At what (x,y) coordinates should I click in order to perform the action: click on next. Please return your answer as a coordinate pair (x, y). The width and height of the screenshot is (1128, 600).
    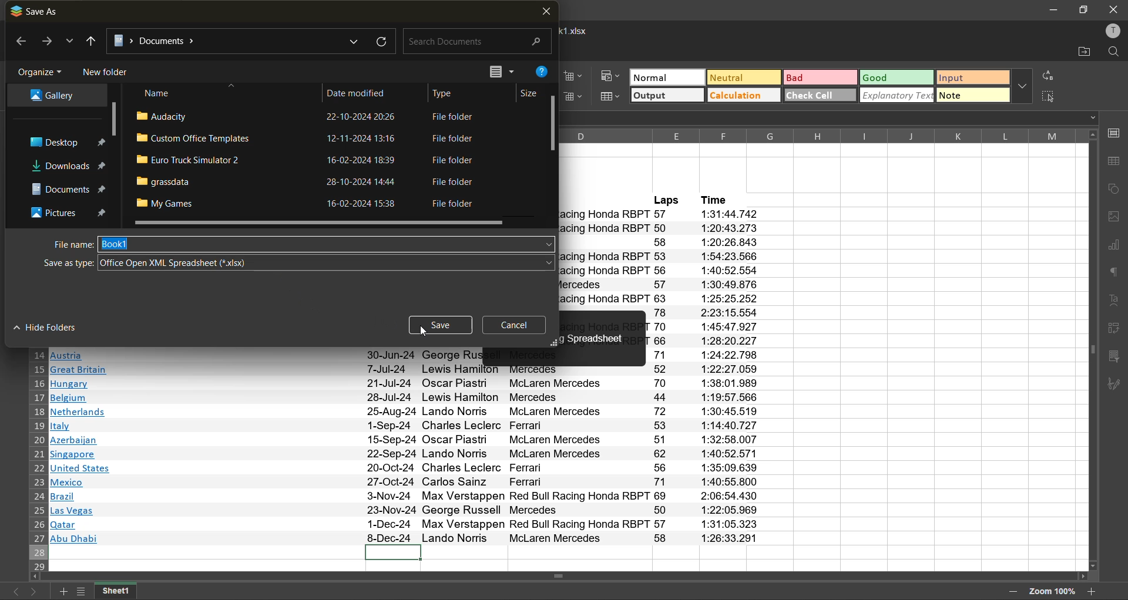
    Looking at the image, I should click on (48, 43).